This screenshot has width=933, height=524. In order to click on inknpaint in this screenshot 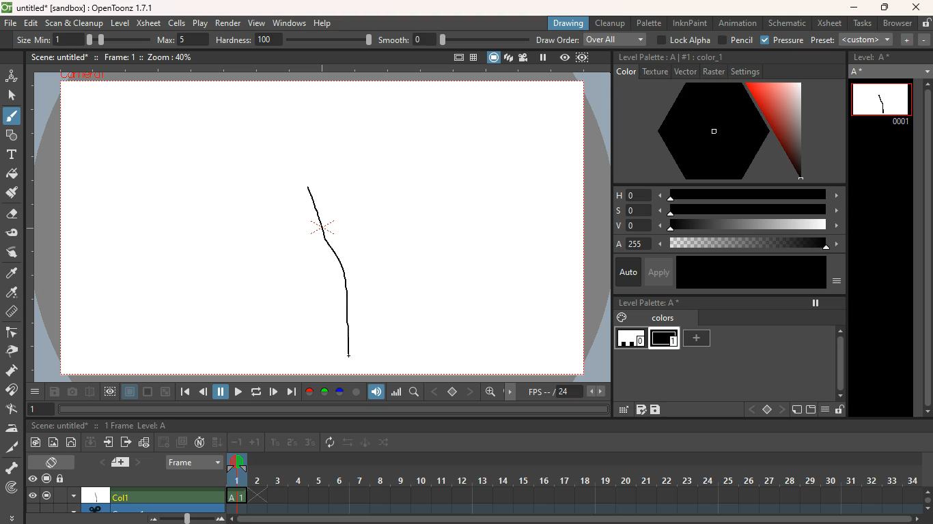, I will do `click(690, 23)`.